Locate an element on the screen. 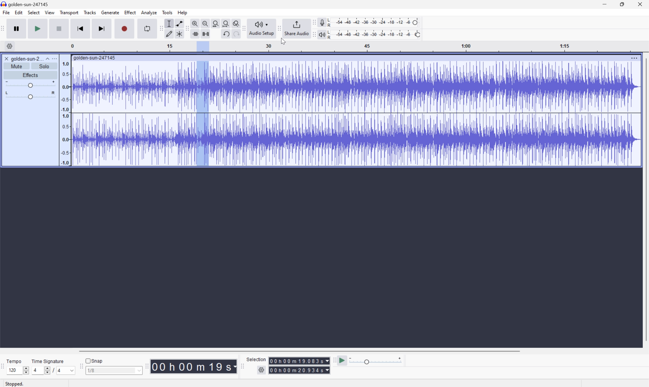  Audacity selection toolbar is located at coordinates (242, 368).